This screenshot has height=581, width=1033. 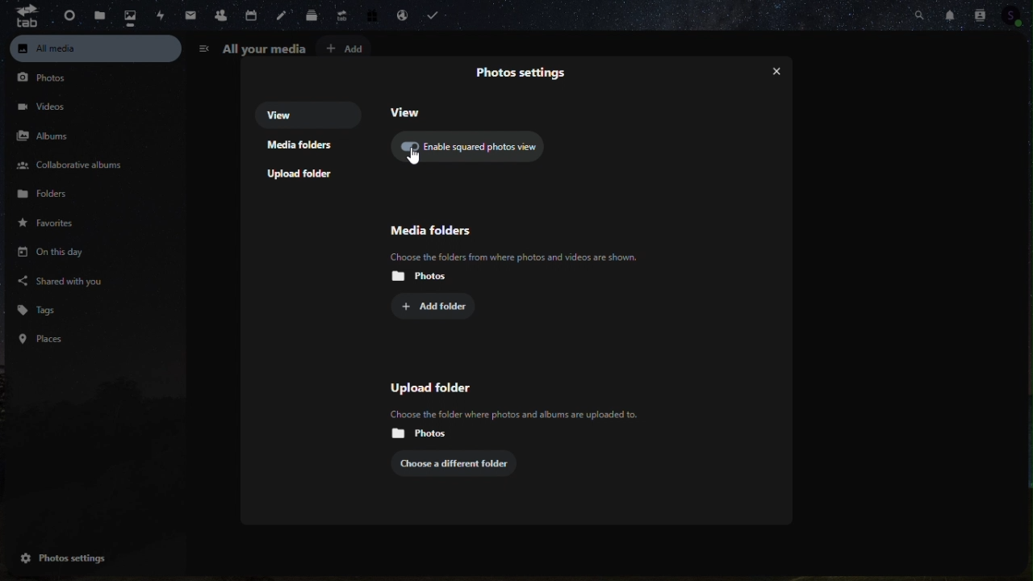 What do you see at coordinates (404, 15) in the screenshot?
I see `email handling` at bounding box center [404, 15].